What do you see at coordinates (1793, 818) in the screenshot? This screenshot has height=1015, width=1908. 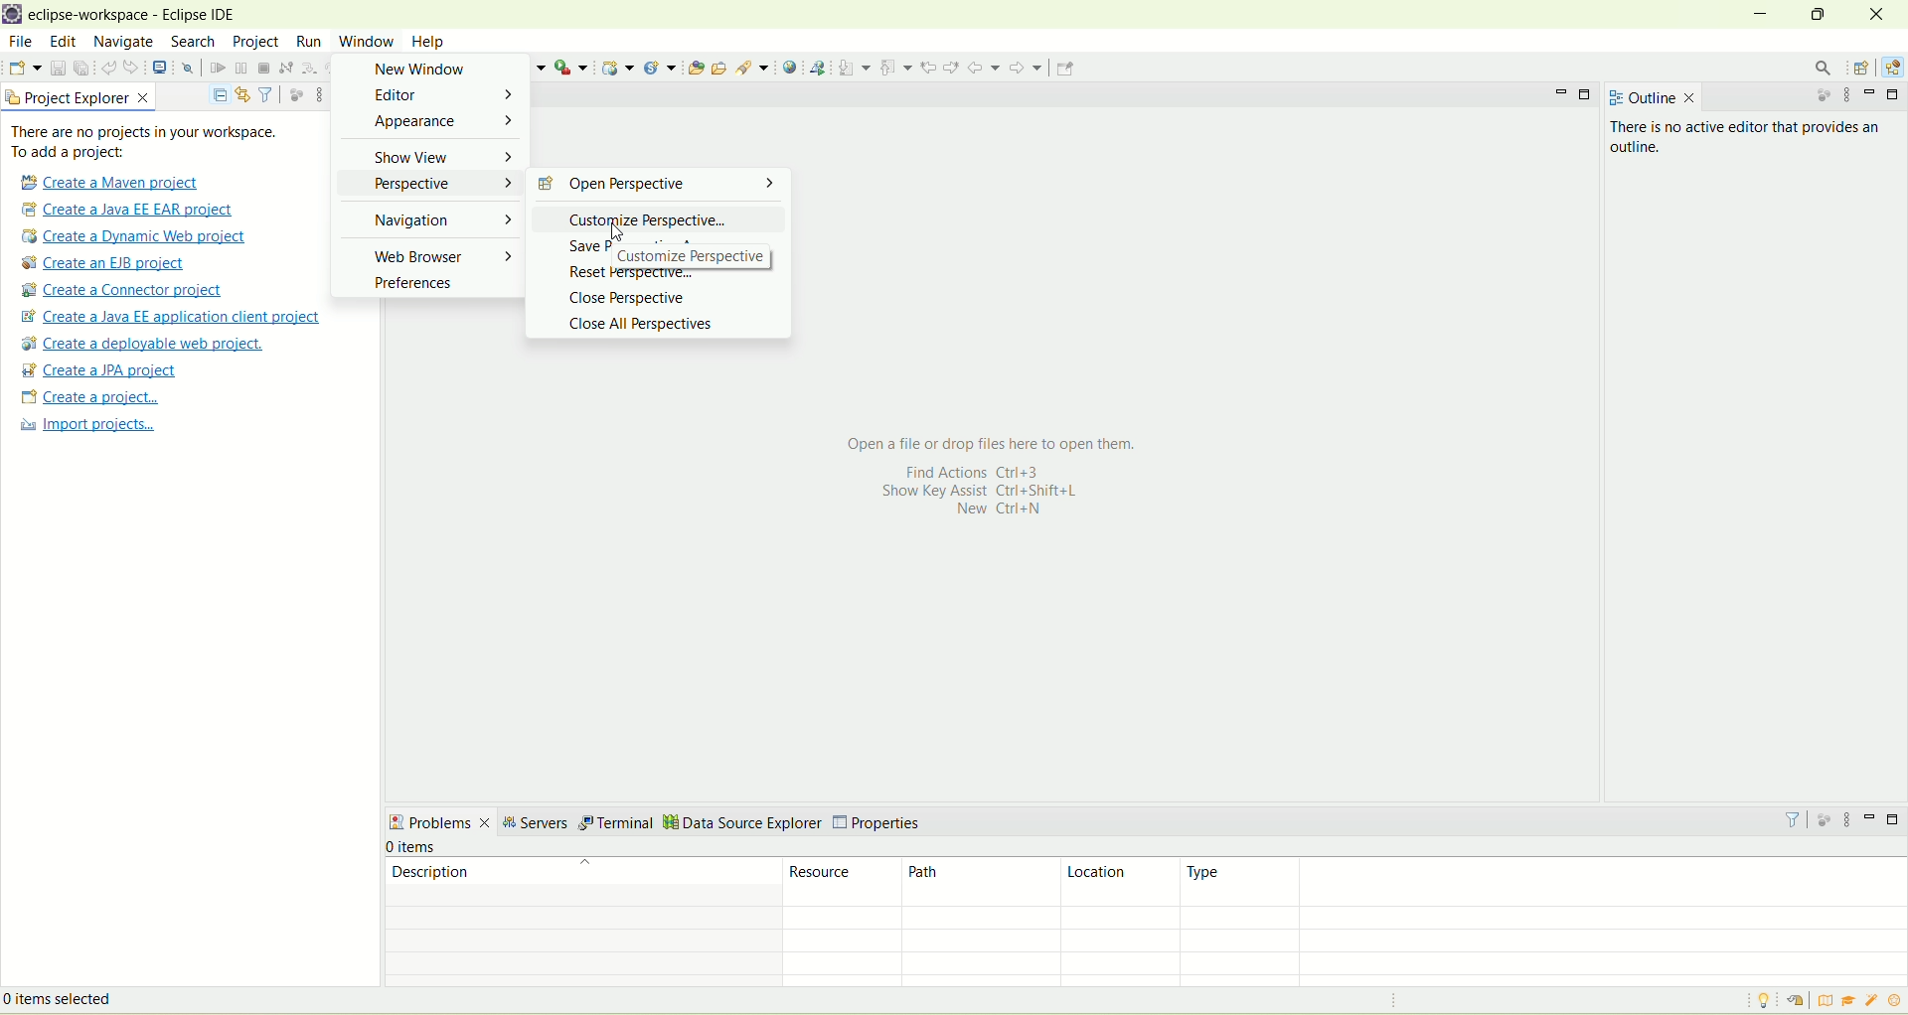 I see `filter` at bounding box center [1793, 818].